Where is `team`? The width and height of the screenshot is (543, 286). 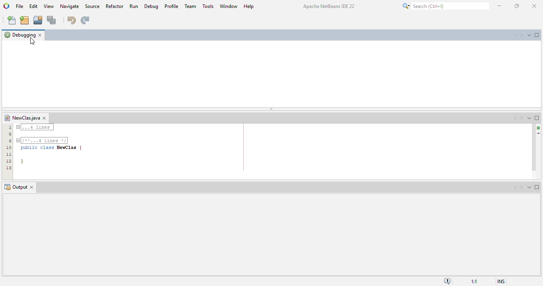 team is located at coordinates (191, 6).